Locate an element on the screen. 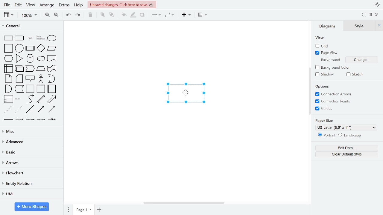 The height and width of the screenshot is (215, 383). waypoints is located at coordinates (170, 16).